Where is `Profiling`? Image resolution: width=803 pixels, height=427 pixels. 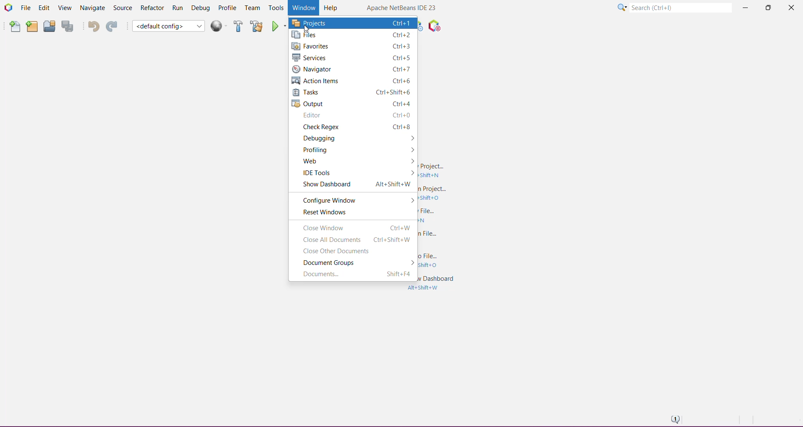
Profiling is located at coordinates (320, 150).